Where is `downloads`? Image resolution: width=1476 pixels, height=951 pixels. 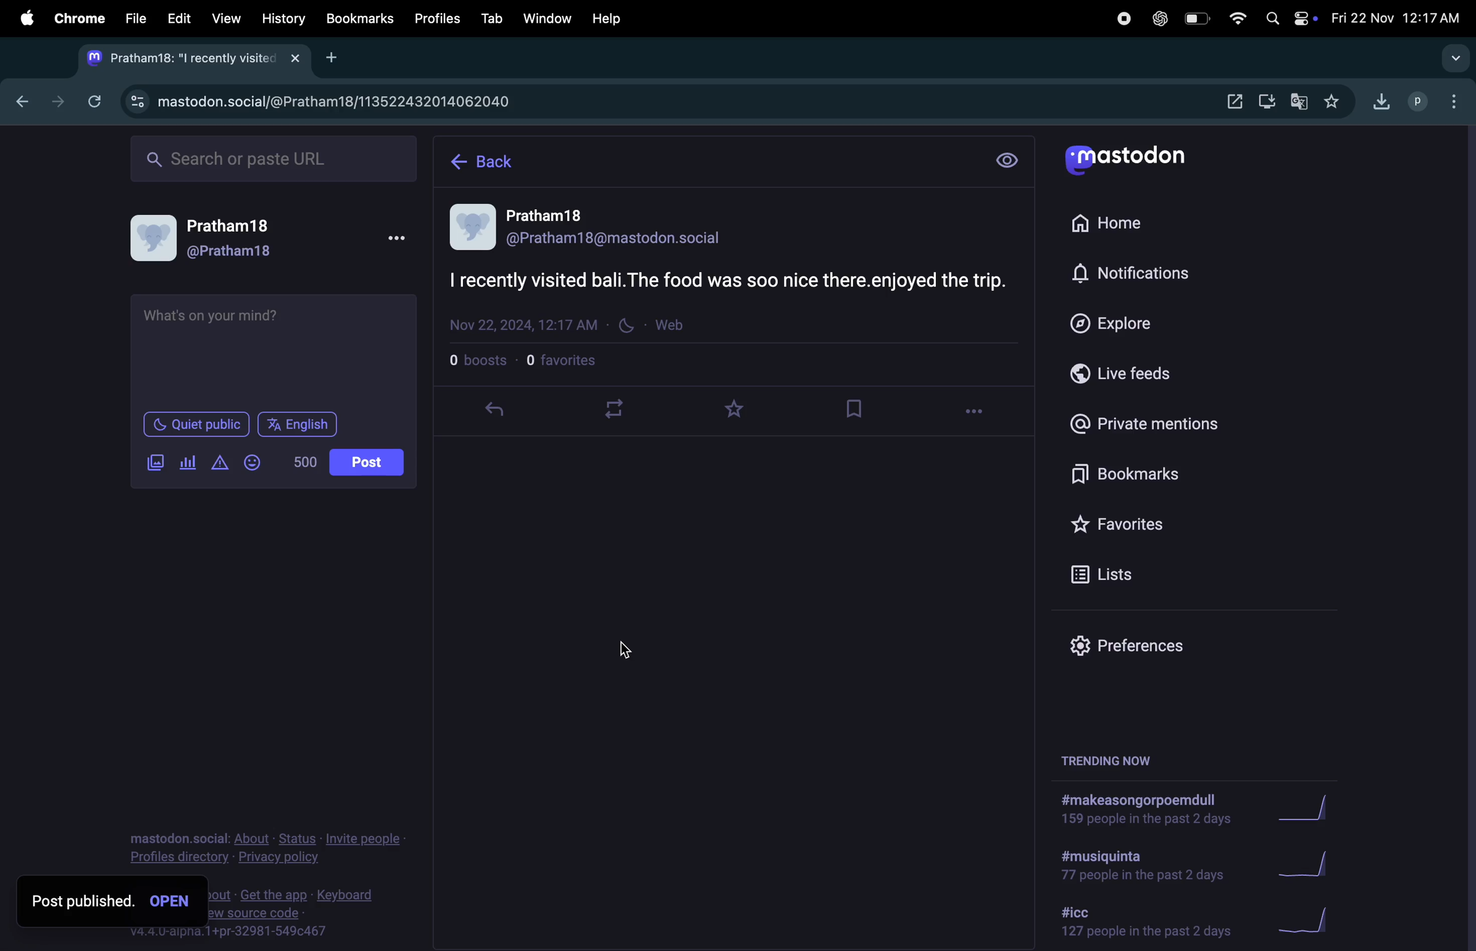 downloads is located at coordinates (1267, 101).